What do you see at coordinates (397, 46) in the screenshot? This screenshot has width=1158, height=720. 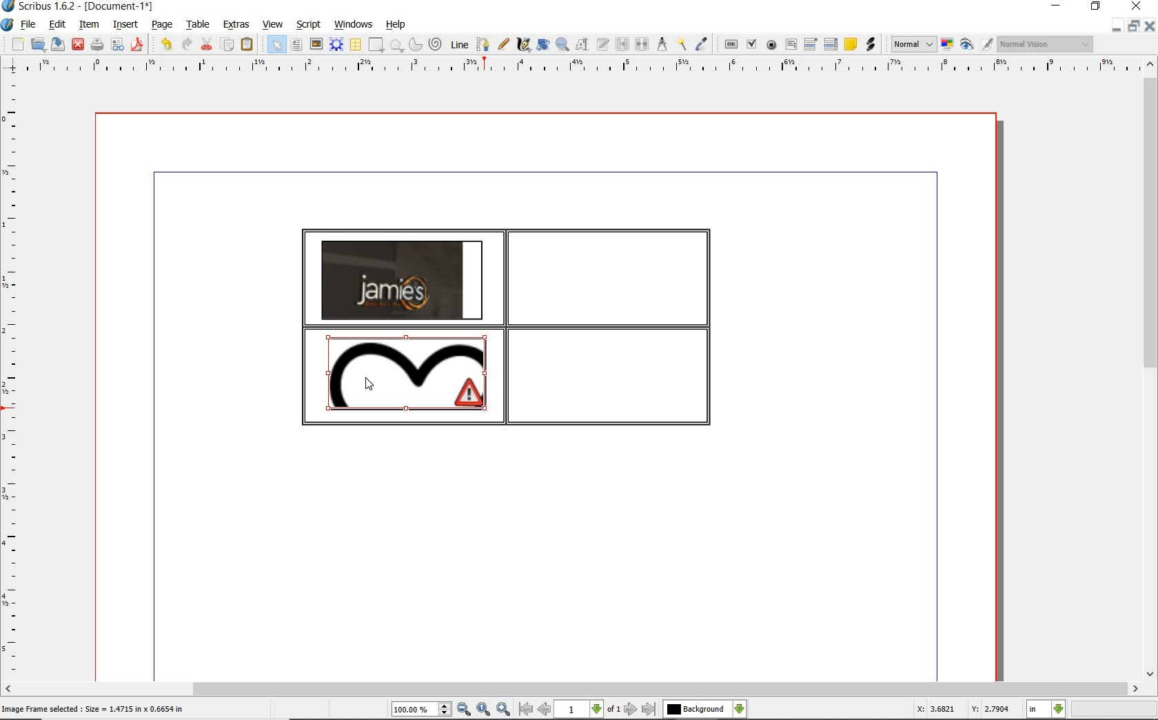 I see `shape` at bounding box center [397, 46].